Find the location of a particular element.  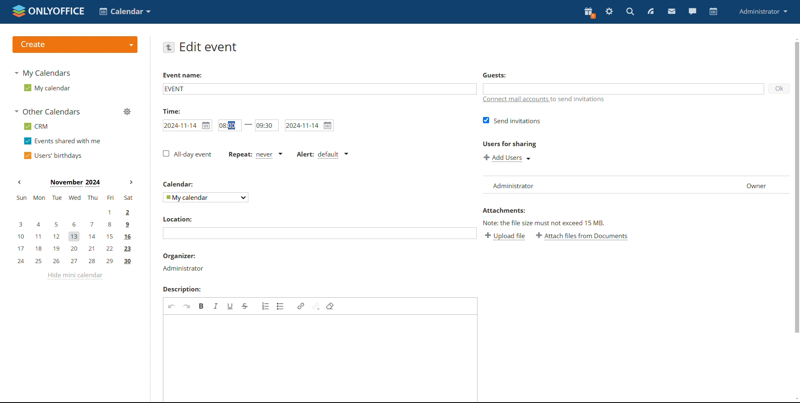

send invitations is located at coordinates (512, 120).